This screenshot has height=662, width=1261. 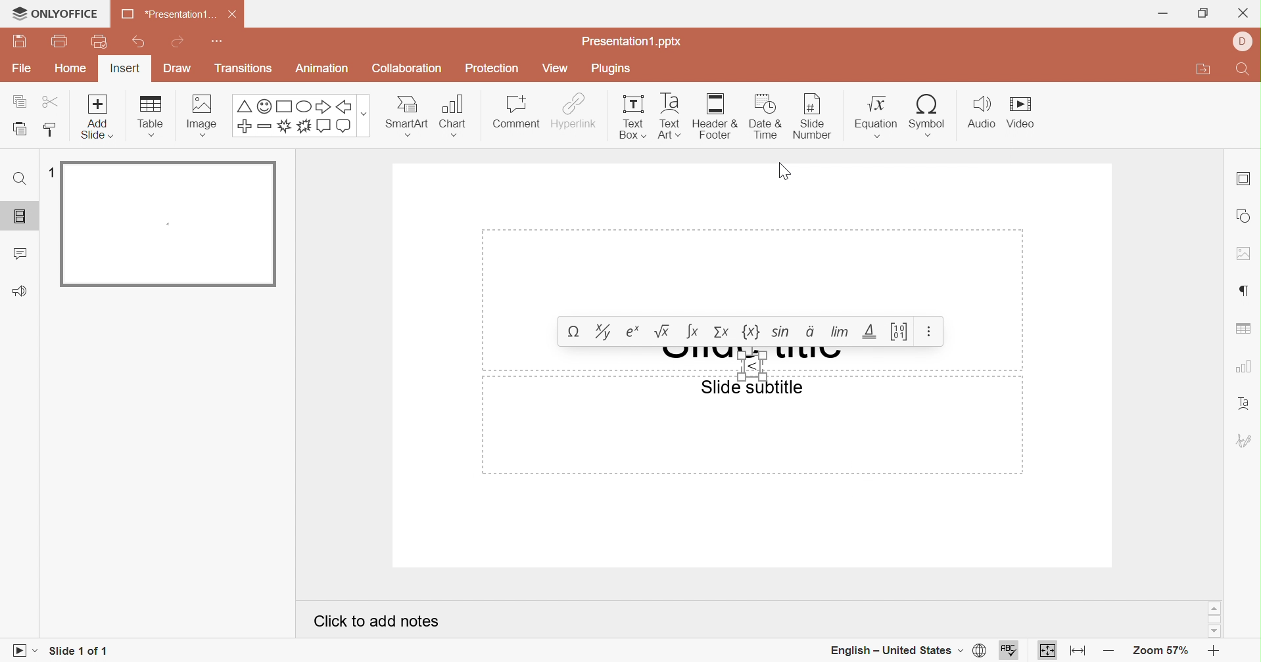 I want to click on Minimize, so click(x=1164, y=12).